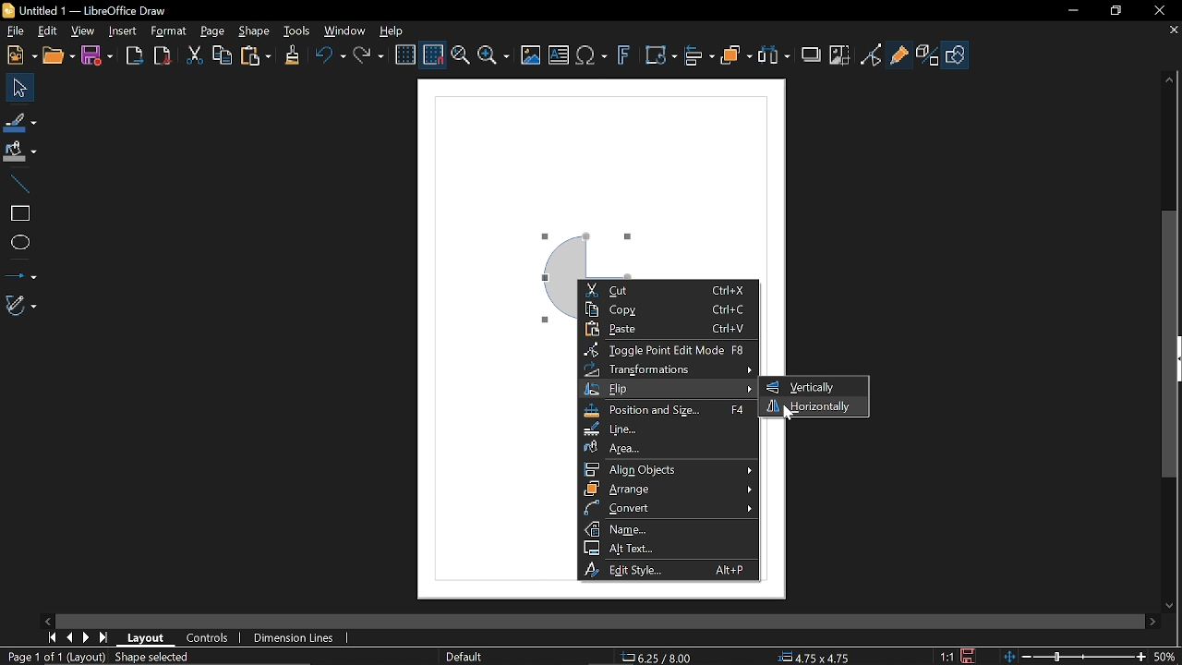 This screenshot has width=1182, height=665. Describe the element at coordinates (81, 31) in the screenshot. I see `View` at that location.